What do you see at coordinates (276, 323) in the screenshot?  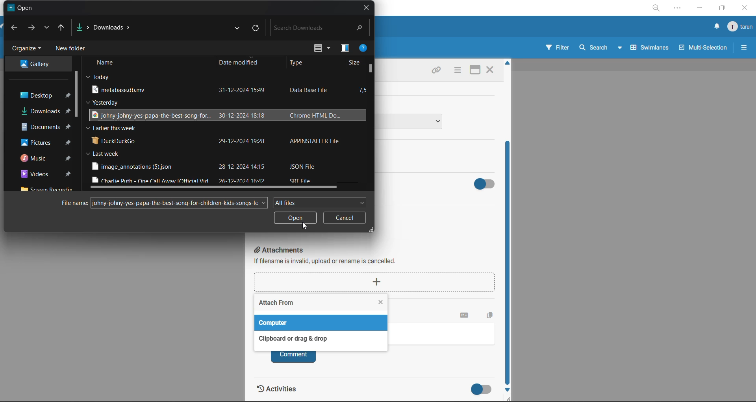 I see `computer` at bounding box center [276, 323].